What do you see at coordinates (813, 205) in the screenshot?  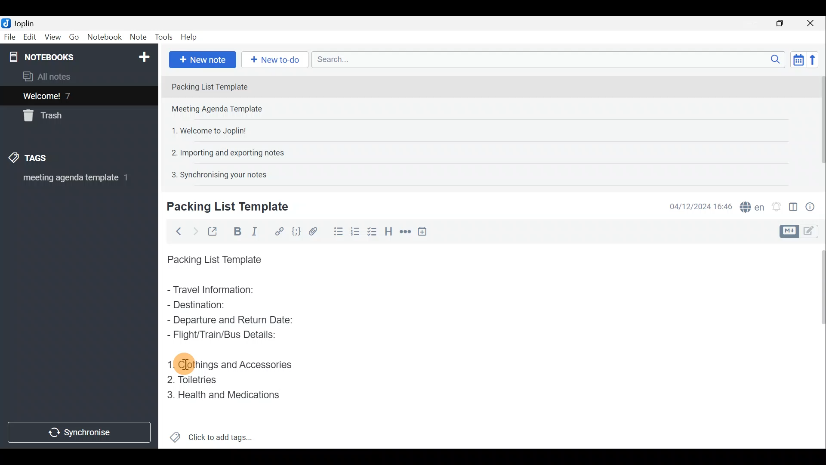 I see `Note properties` at bounding box center [813, 205].